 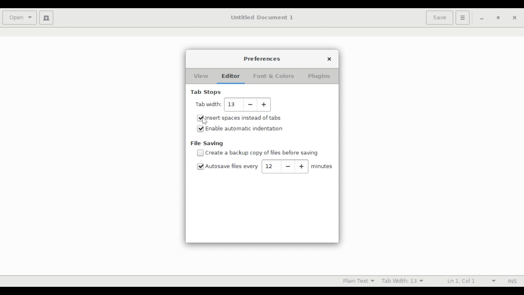 I want to click on Decrease, so click(x=251, y=104).